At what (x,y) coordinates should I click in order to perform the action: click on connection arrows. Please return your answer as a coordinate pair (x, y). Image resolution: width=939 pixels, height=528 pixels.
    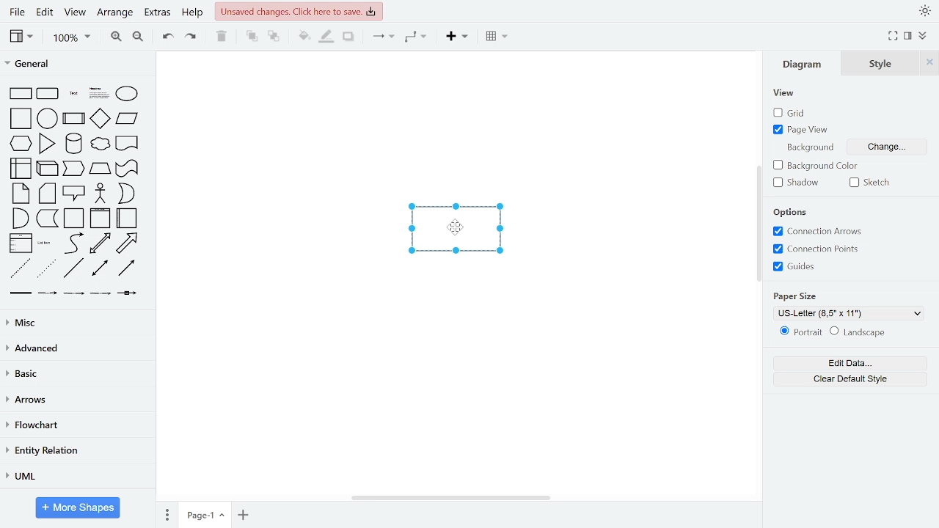
    Looking at the image, I should click on (814, 232).